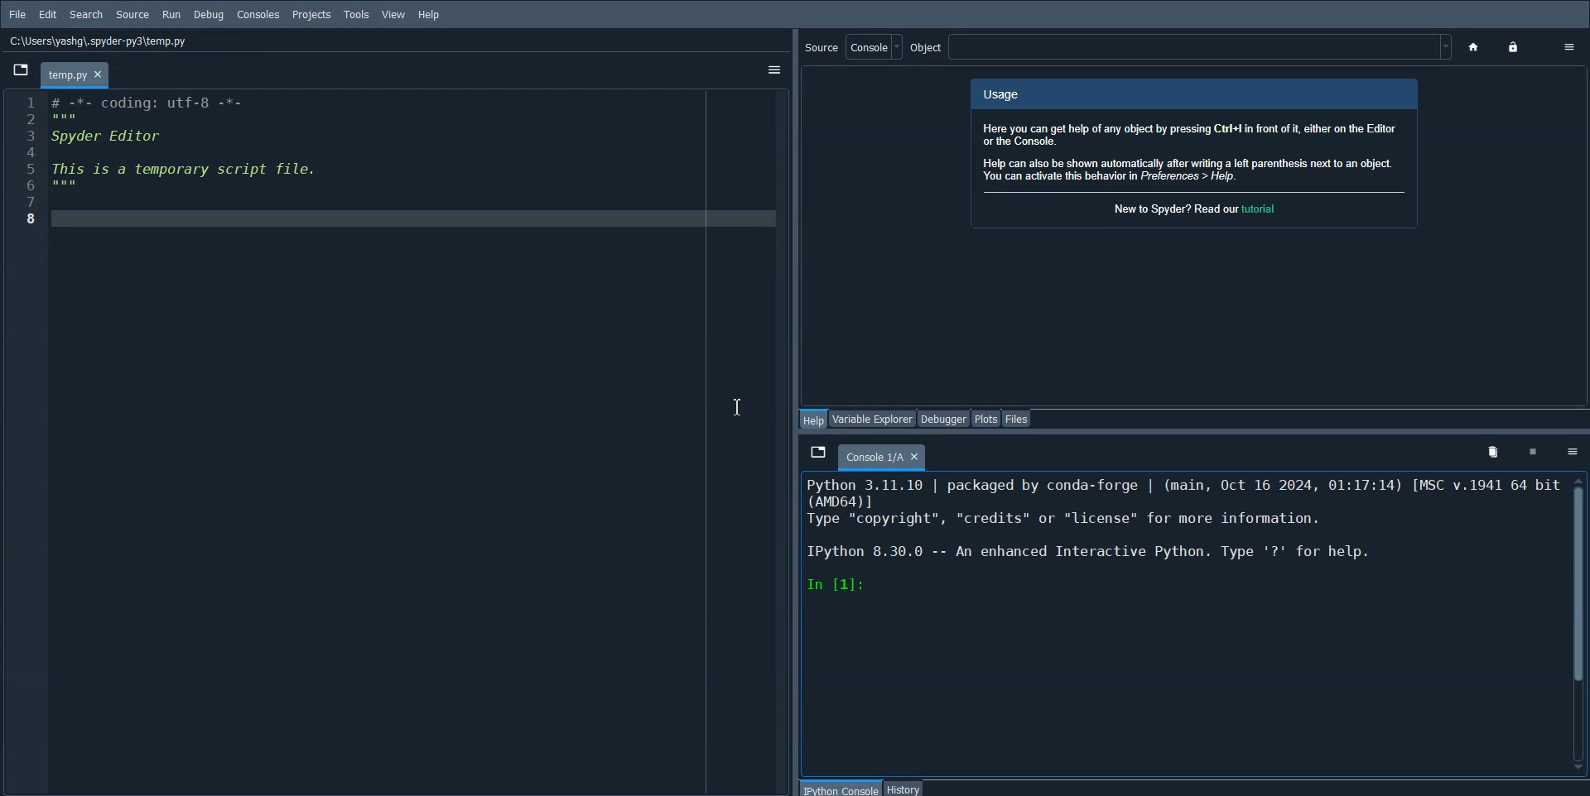  Describe the element at coordinates (1492, 453) in the screenshot. I see `Delete` at that location.